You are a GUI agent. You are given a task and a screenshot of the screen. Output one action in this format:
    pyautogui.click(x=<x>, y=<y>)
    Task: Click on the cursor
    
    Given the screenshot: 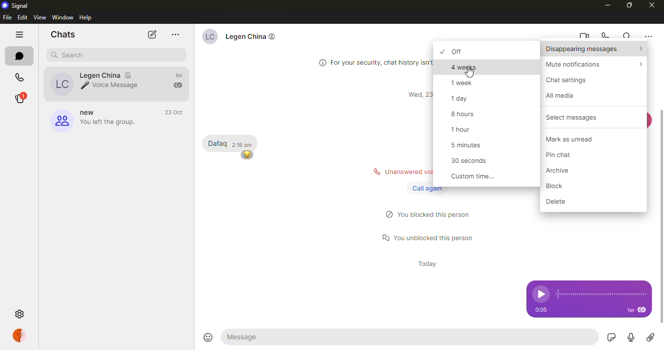 What is the action you would take?
    pyautogui.click(x=469, y=73)
    